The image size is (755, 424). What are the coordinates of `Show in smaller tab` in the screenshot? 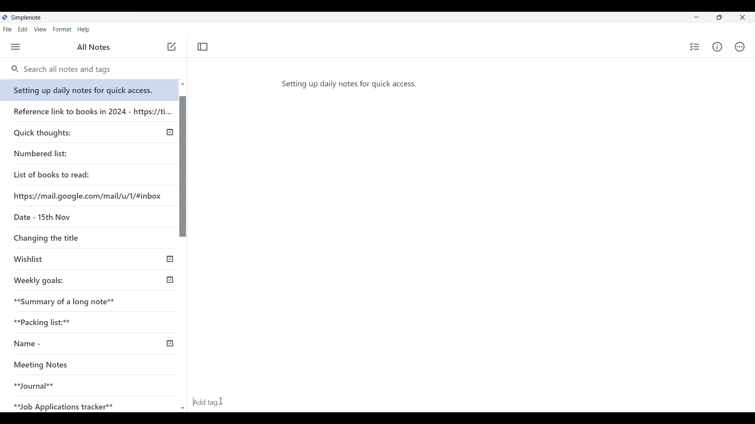 It's located at (719, 17).